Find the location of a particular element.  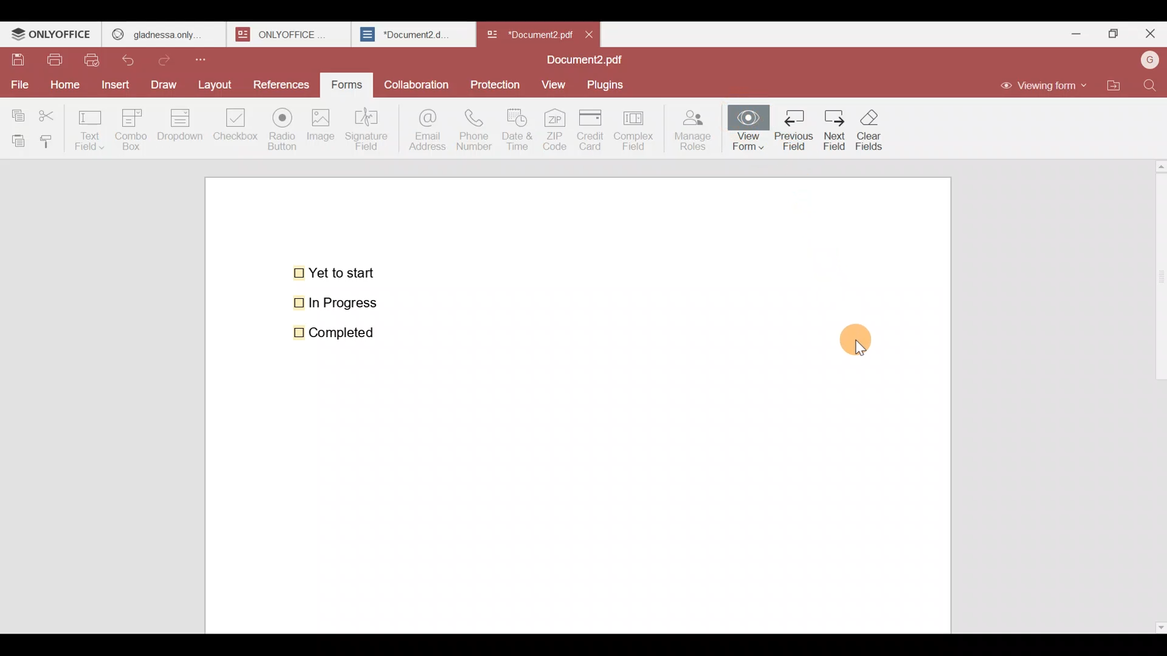

Copy style is located at coordinates (51, 138).